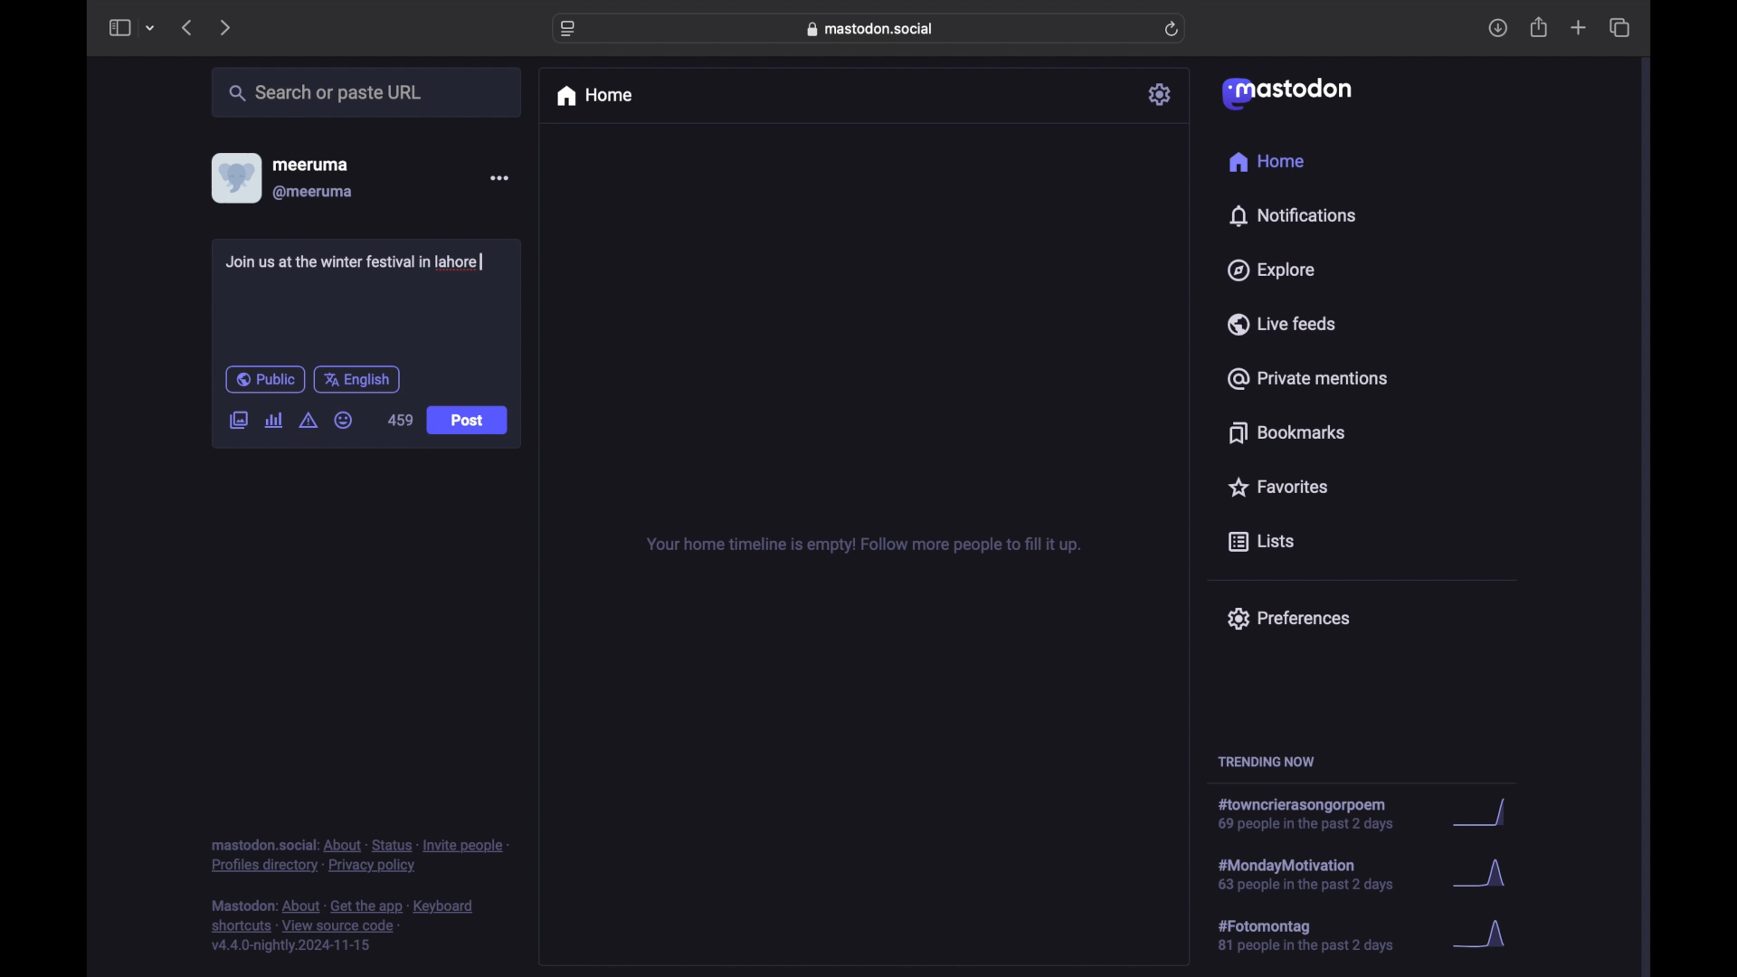 The width and height of the screenshot is (1737, 977). What do you see at coordinates (1173, 30) in the screenshot?
I see `refresh` at bounding box center [1173, 30].